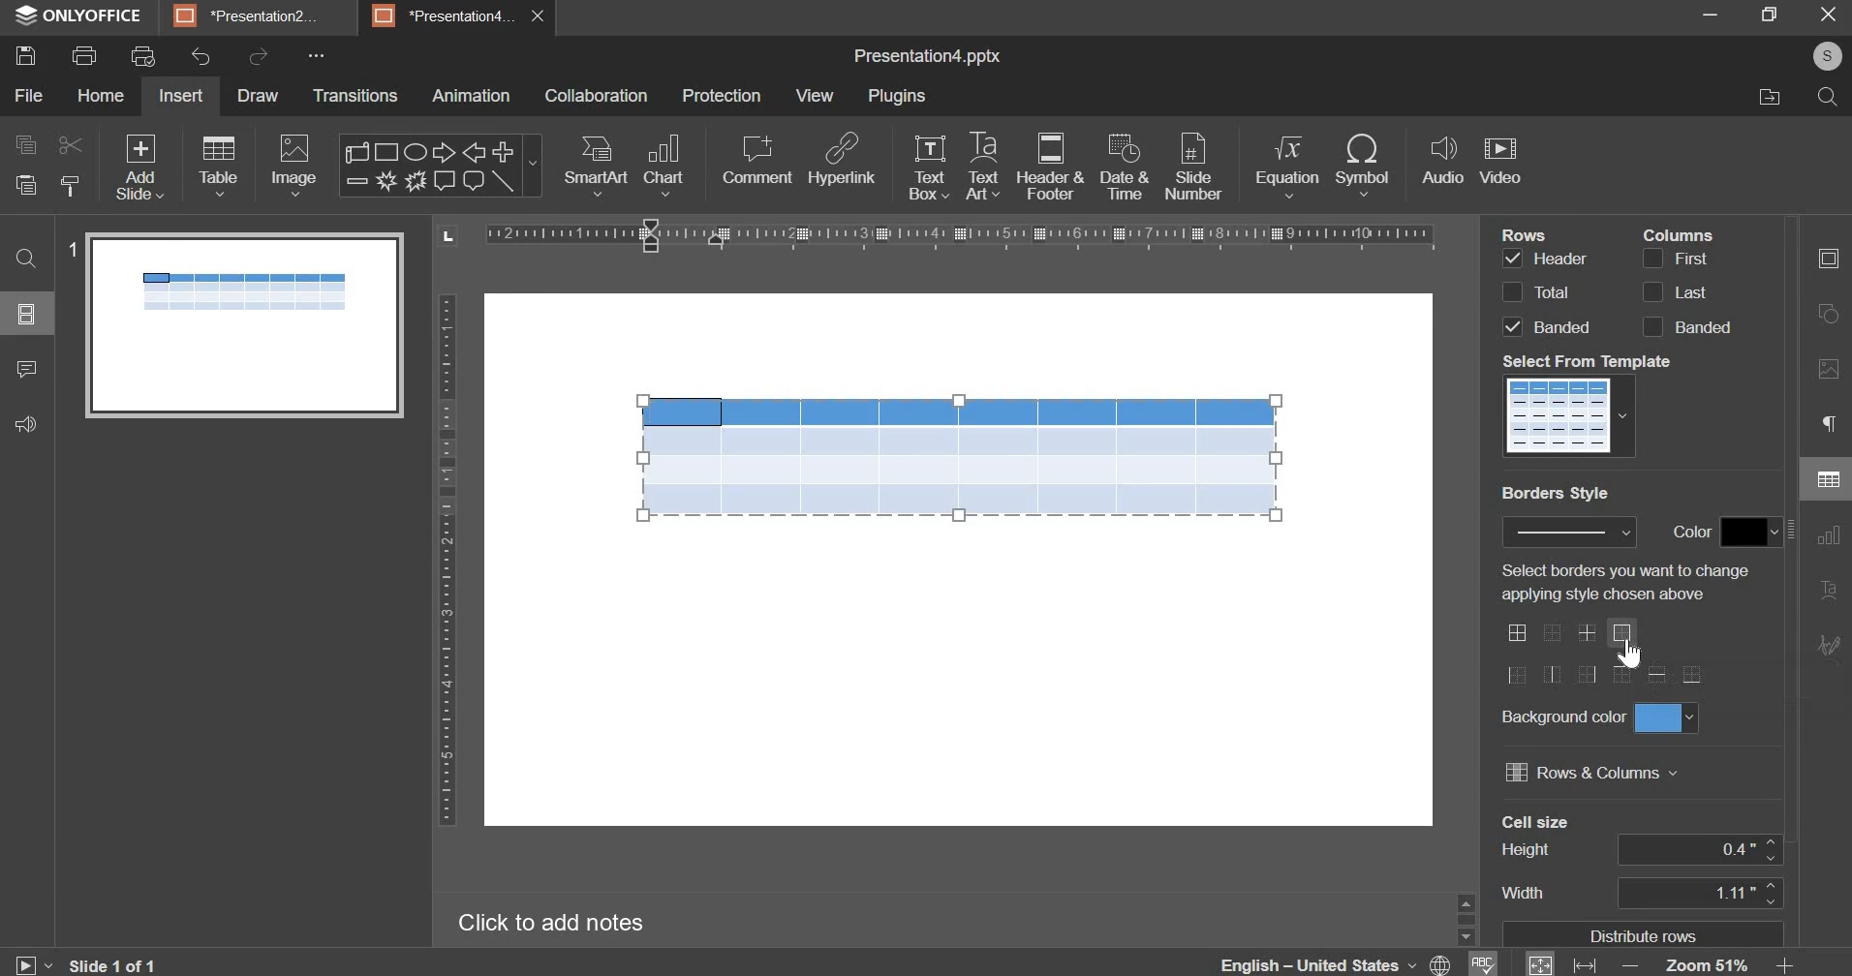 The height and width of the screenshot is (976, 1852). Describe the element at coordinates (139, 167) in the screenshot. I see `add slide` at that location.